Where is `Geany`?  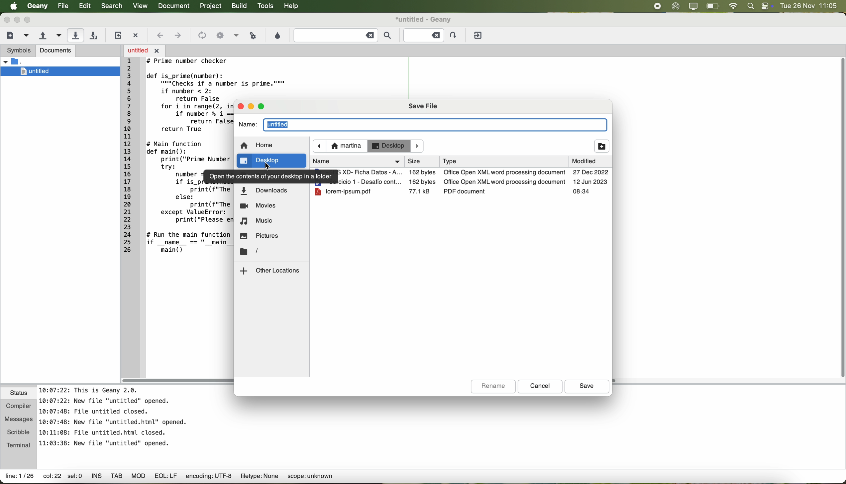
Geany is located at coordinates (37, 6).